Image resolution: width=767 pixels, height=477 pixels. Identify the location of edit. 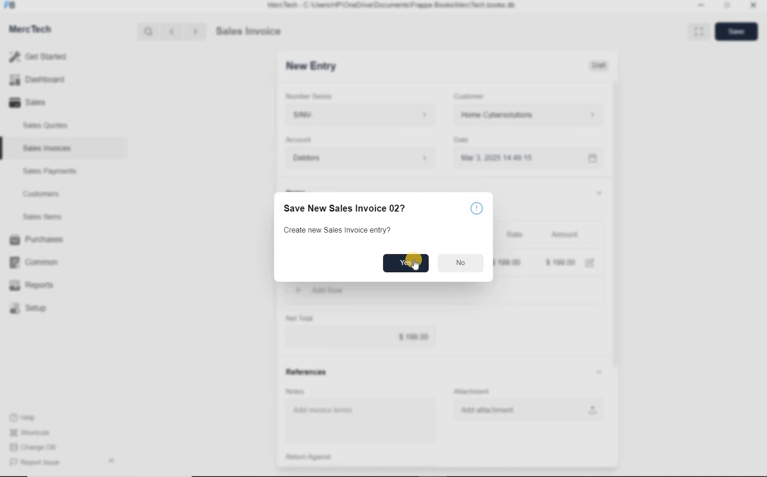
(590, 263).